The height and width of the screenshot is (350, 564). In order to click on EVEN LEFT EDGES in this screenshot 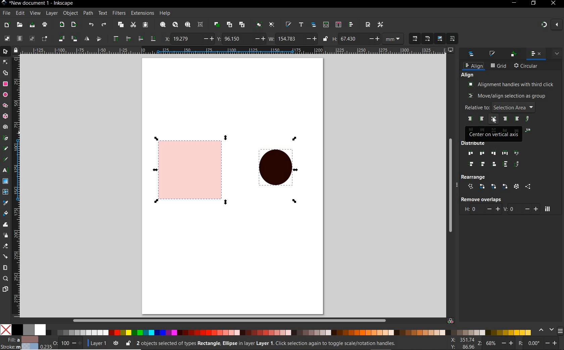, I will do `click(469, 154)`.